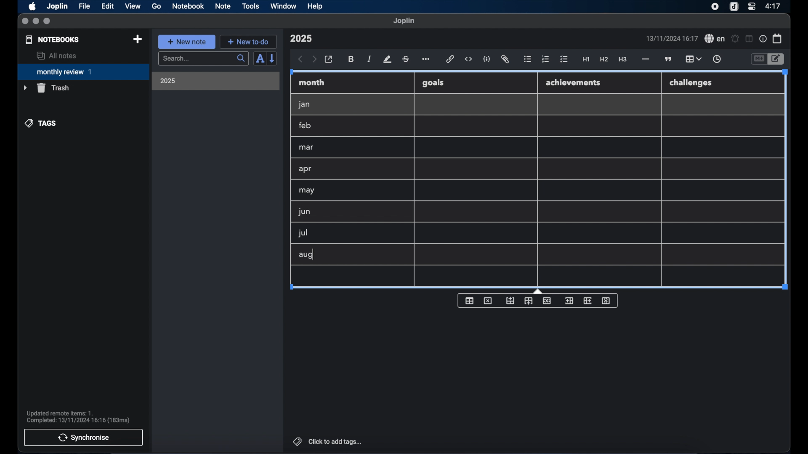 The height and width of the screenshot is (454, 808). What do you see at coordinates (751, 6) in the screenshot?
I see `control center` at bounding box center [751, 6].